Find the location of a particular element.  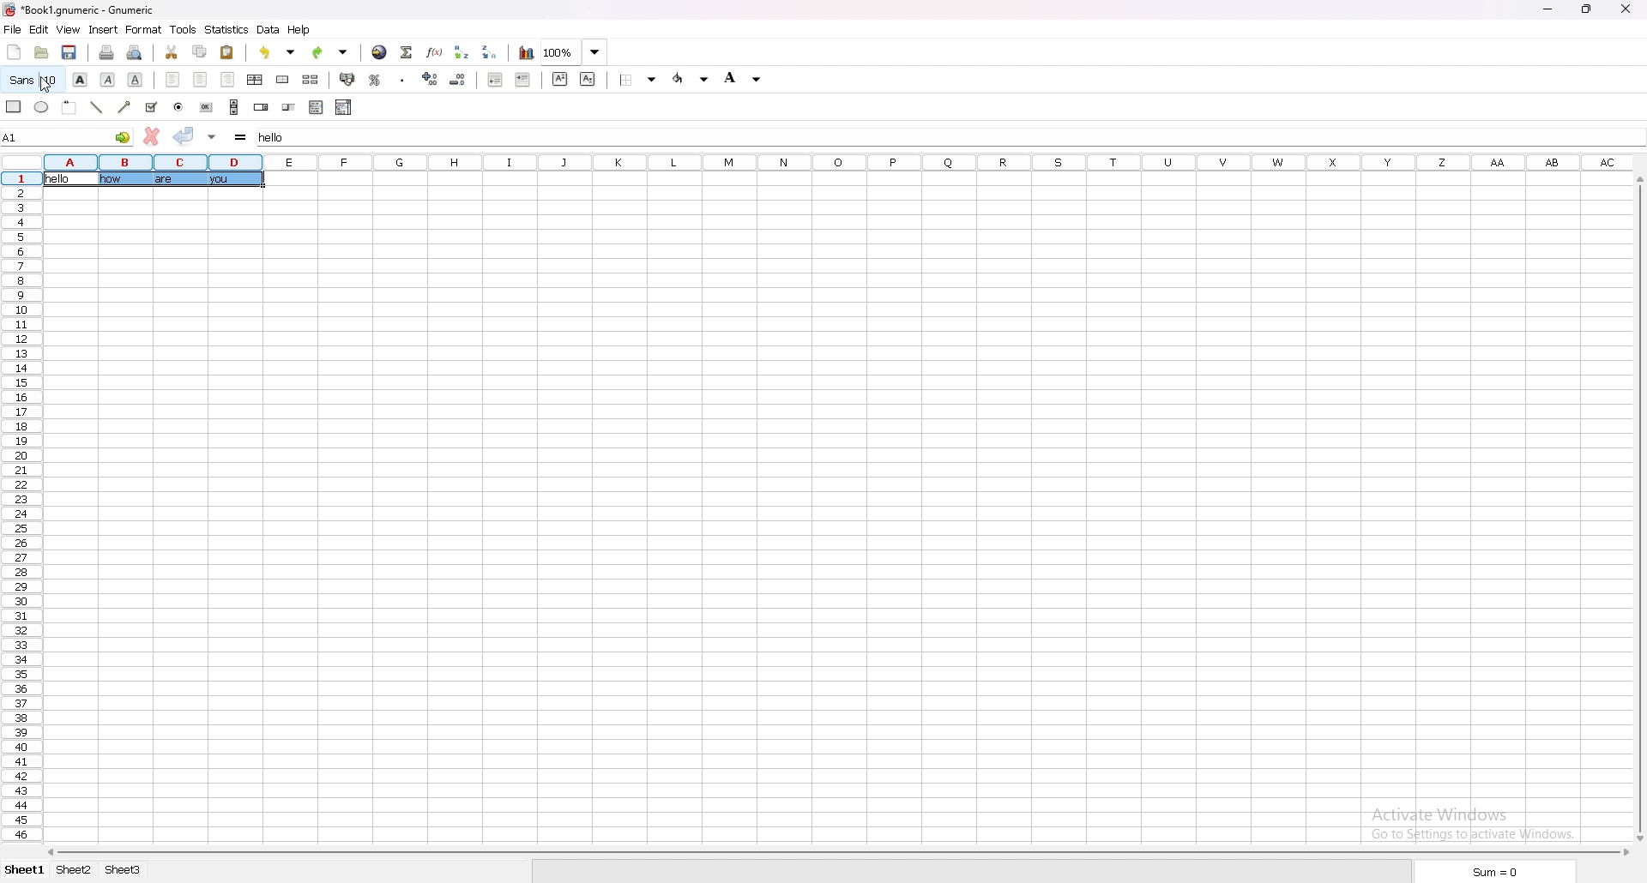

print is located at coordinates (109, 51).